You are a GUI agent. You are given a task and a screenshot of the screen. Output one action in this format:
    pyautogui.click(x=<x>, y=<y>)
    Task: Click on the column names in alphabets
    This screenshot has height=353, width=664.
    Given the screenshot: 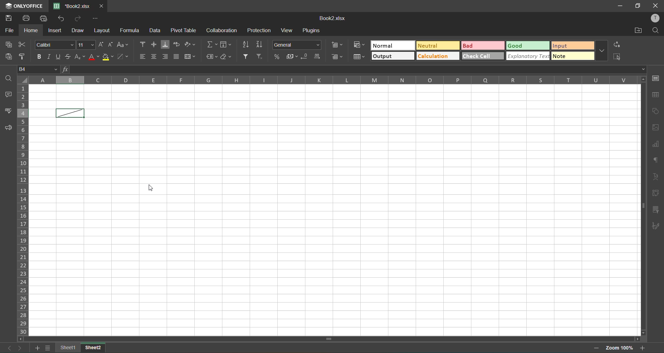 What is the action you would take?
    pyautogui.click(x=334, y=81)
    